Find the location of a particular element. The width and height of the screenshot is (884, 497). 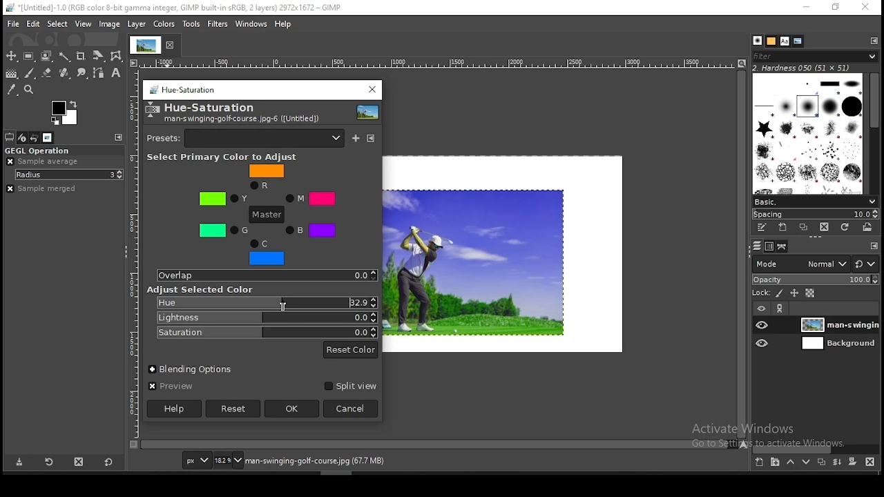

zoom status is located at coordinates (229, 460).